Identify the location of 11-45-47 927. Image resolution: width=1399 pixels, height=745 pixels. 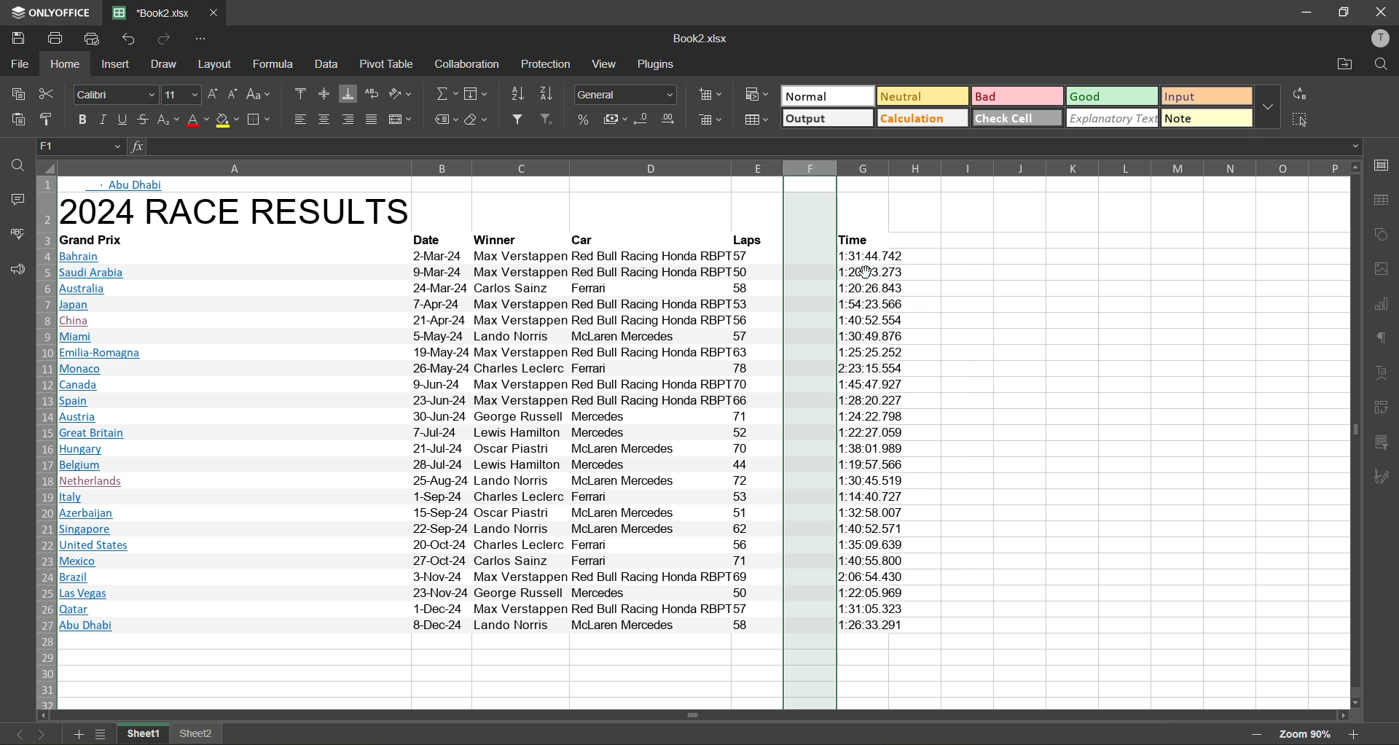
(879, 383).